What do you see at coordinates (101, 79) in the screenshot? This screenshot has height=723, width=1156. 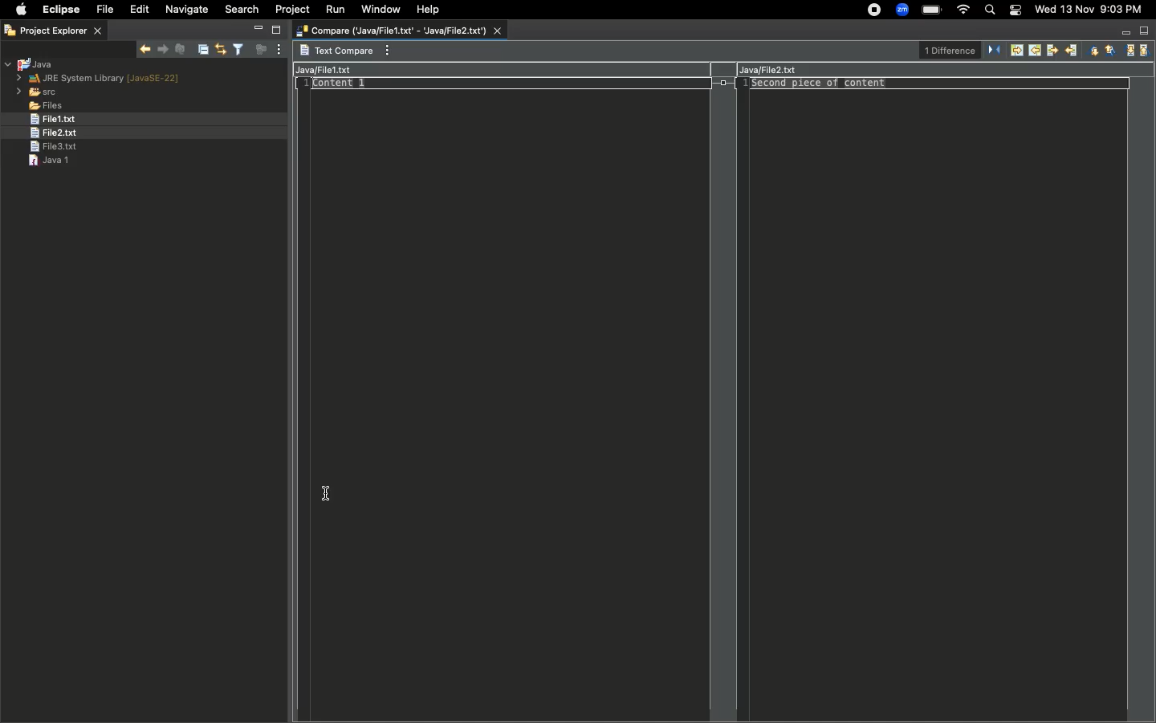 I see `JRE system library` at bounding box center [101, 79].